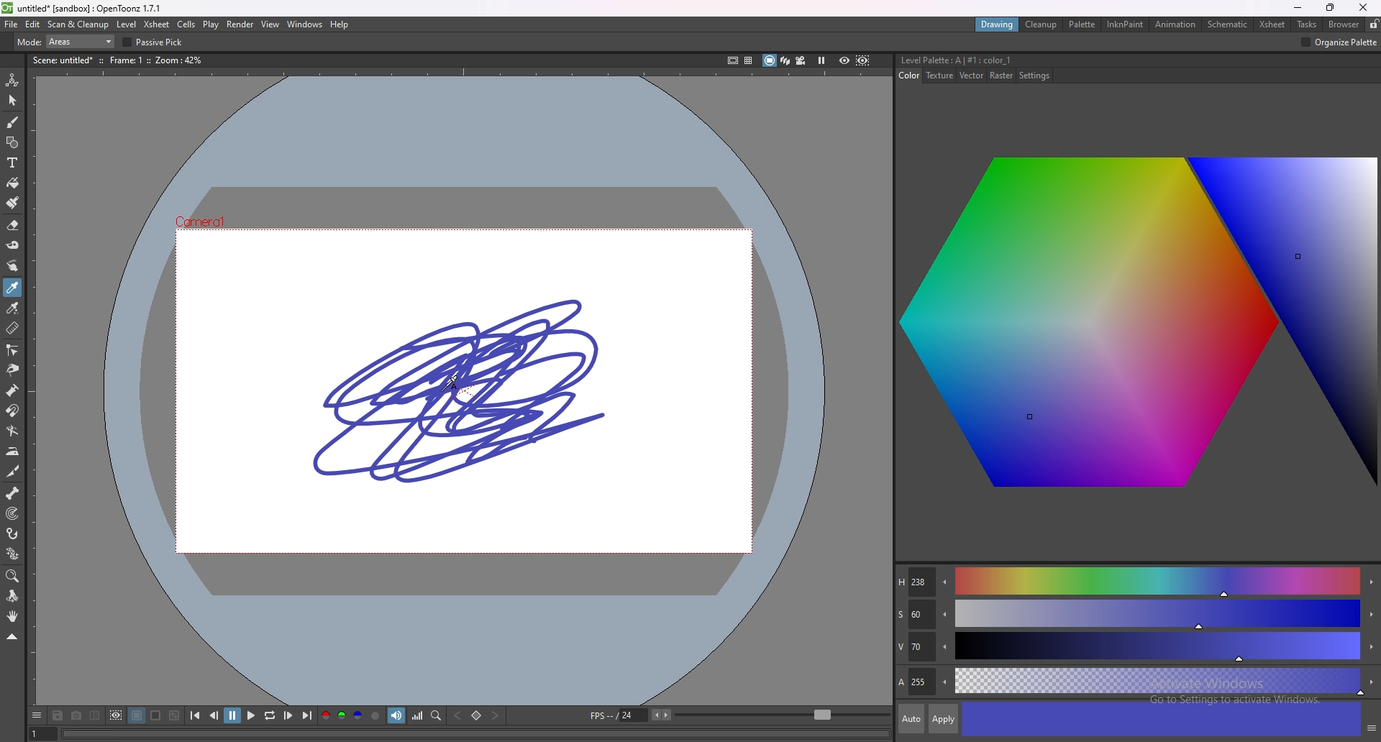  I want to click on file, so click(12, 24).